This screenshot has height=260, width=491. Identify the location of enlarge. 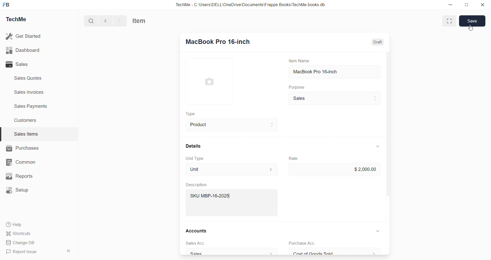
(450, 21).